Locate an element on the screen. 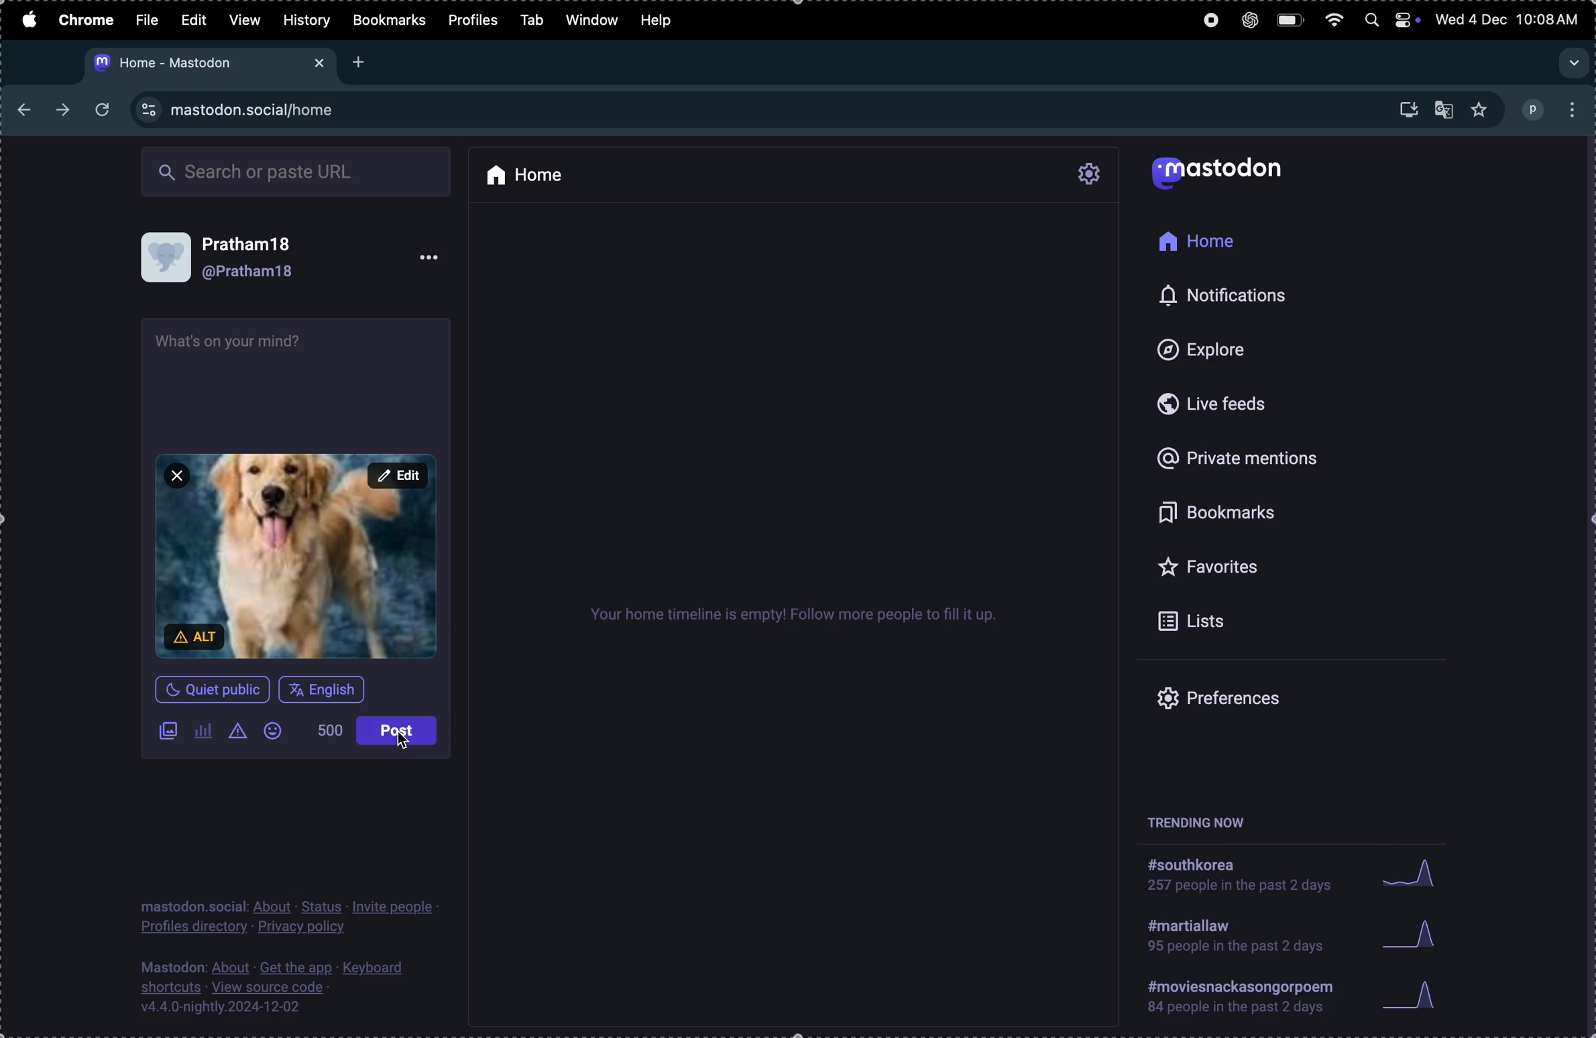  pet image is located at coordinates (296, 554).